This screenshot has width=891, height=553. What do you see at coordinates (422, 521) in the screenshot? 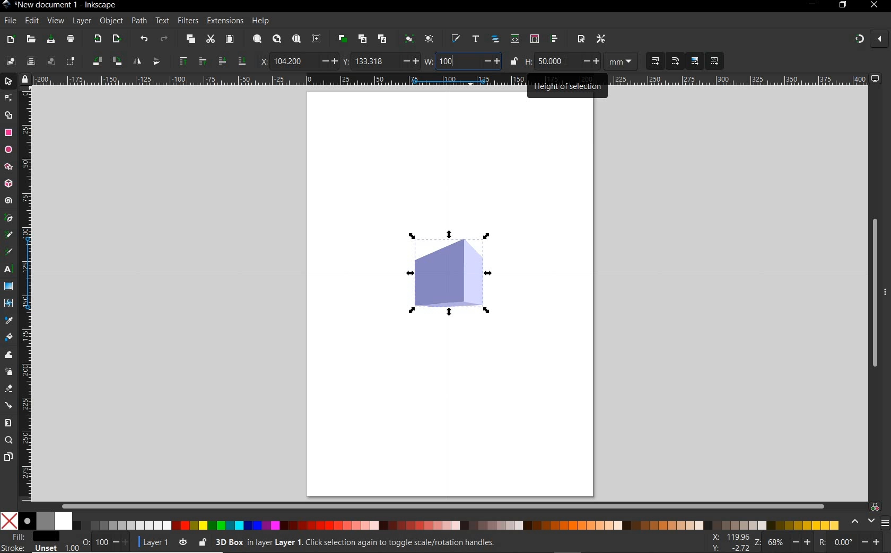
I see `color mode` at bounding box center [422, 521].